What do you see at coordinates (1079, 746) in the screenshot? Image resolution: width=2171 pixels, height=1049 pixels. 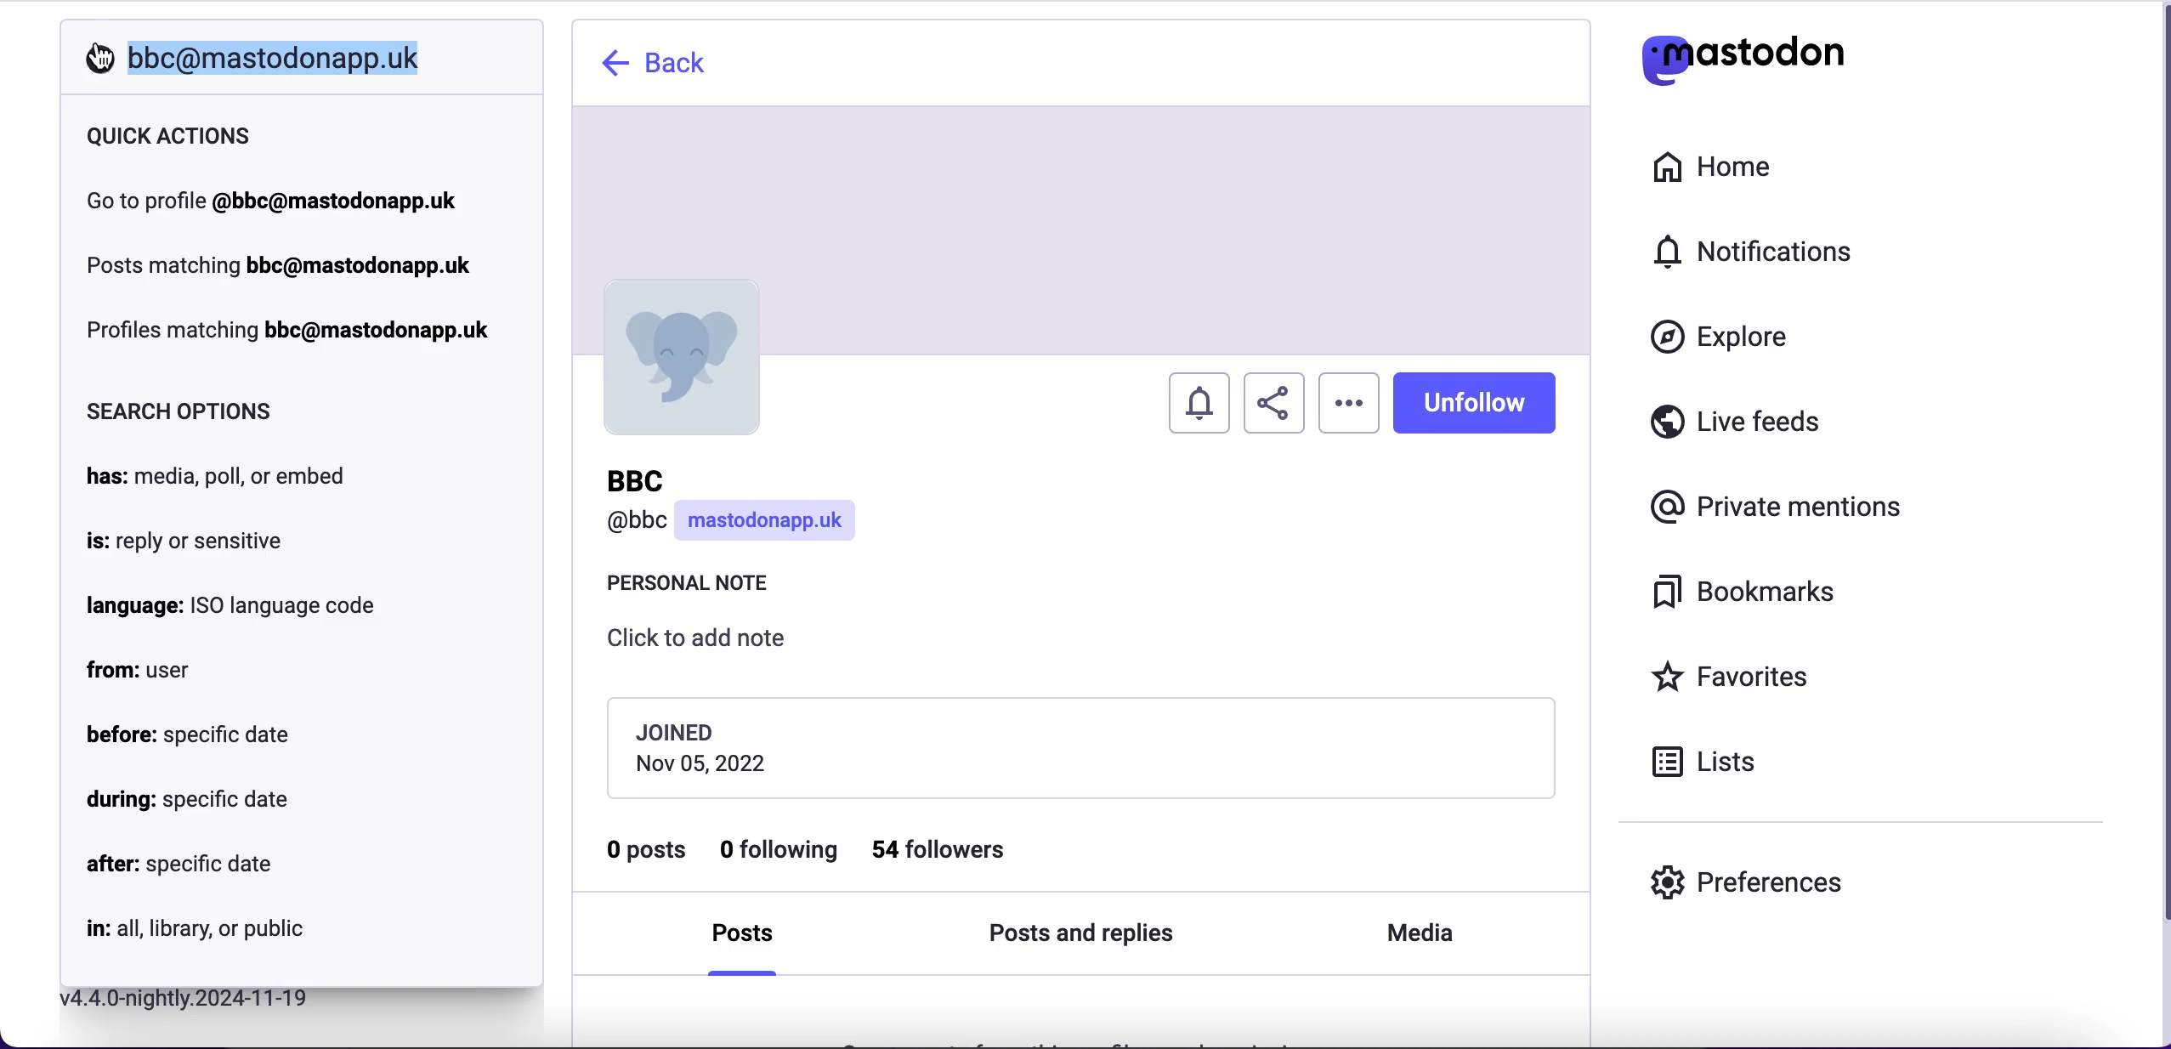 I see `joining date` at bounding box center [1079, 746].